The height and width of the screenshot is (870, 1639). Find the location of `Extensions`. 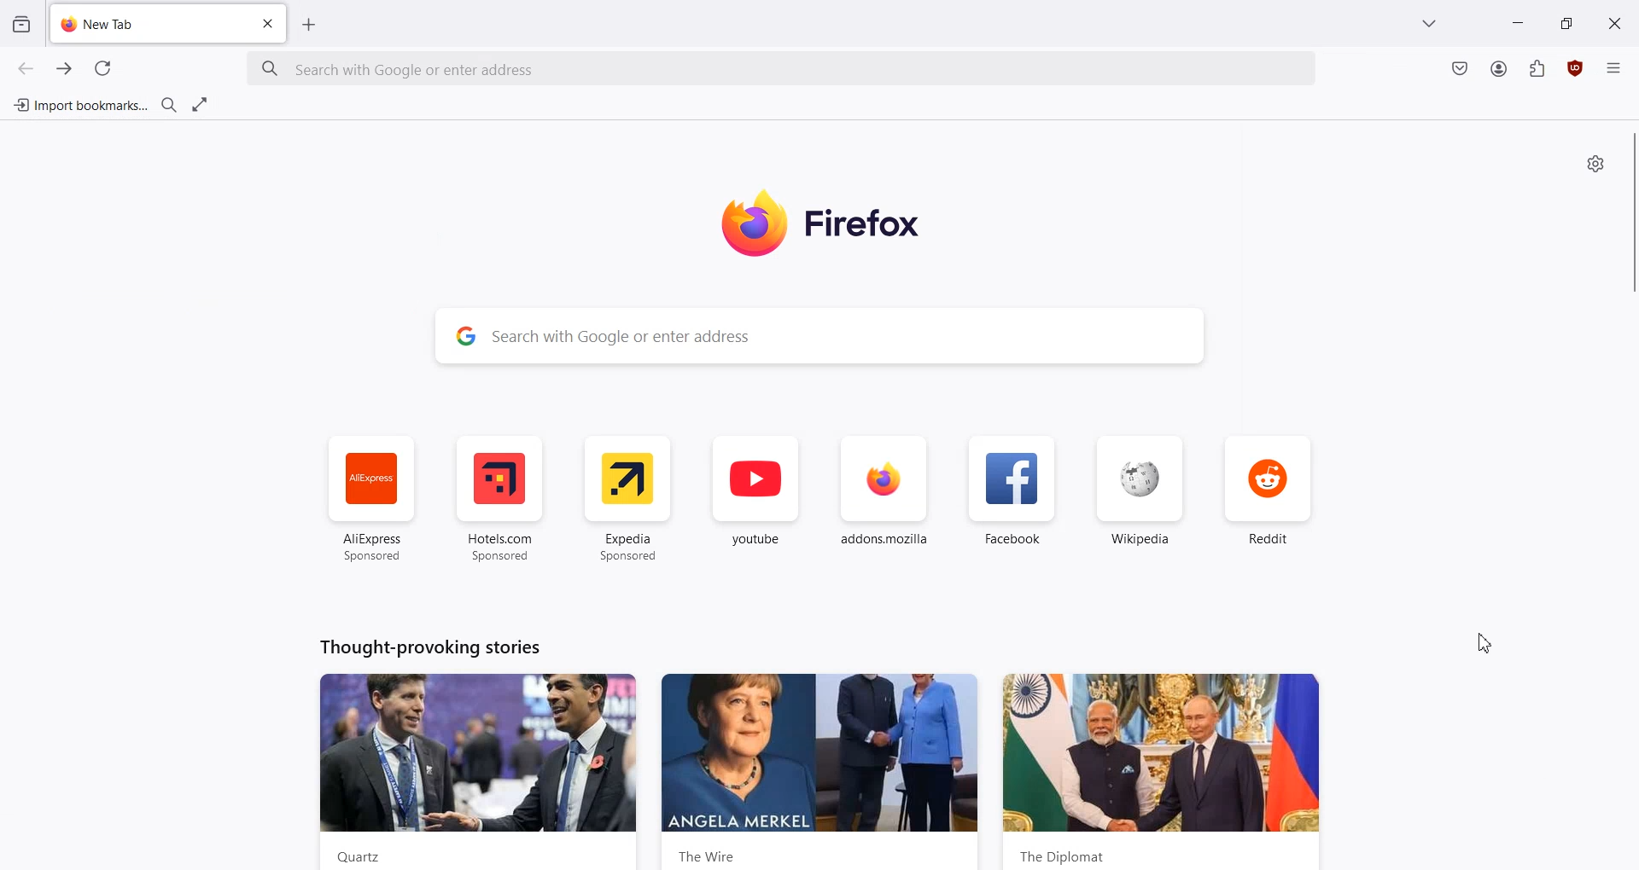

Extensions is located at coordinates (1537, 69).